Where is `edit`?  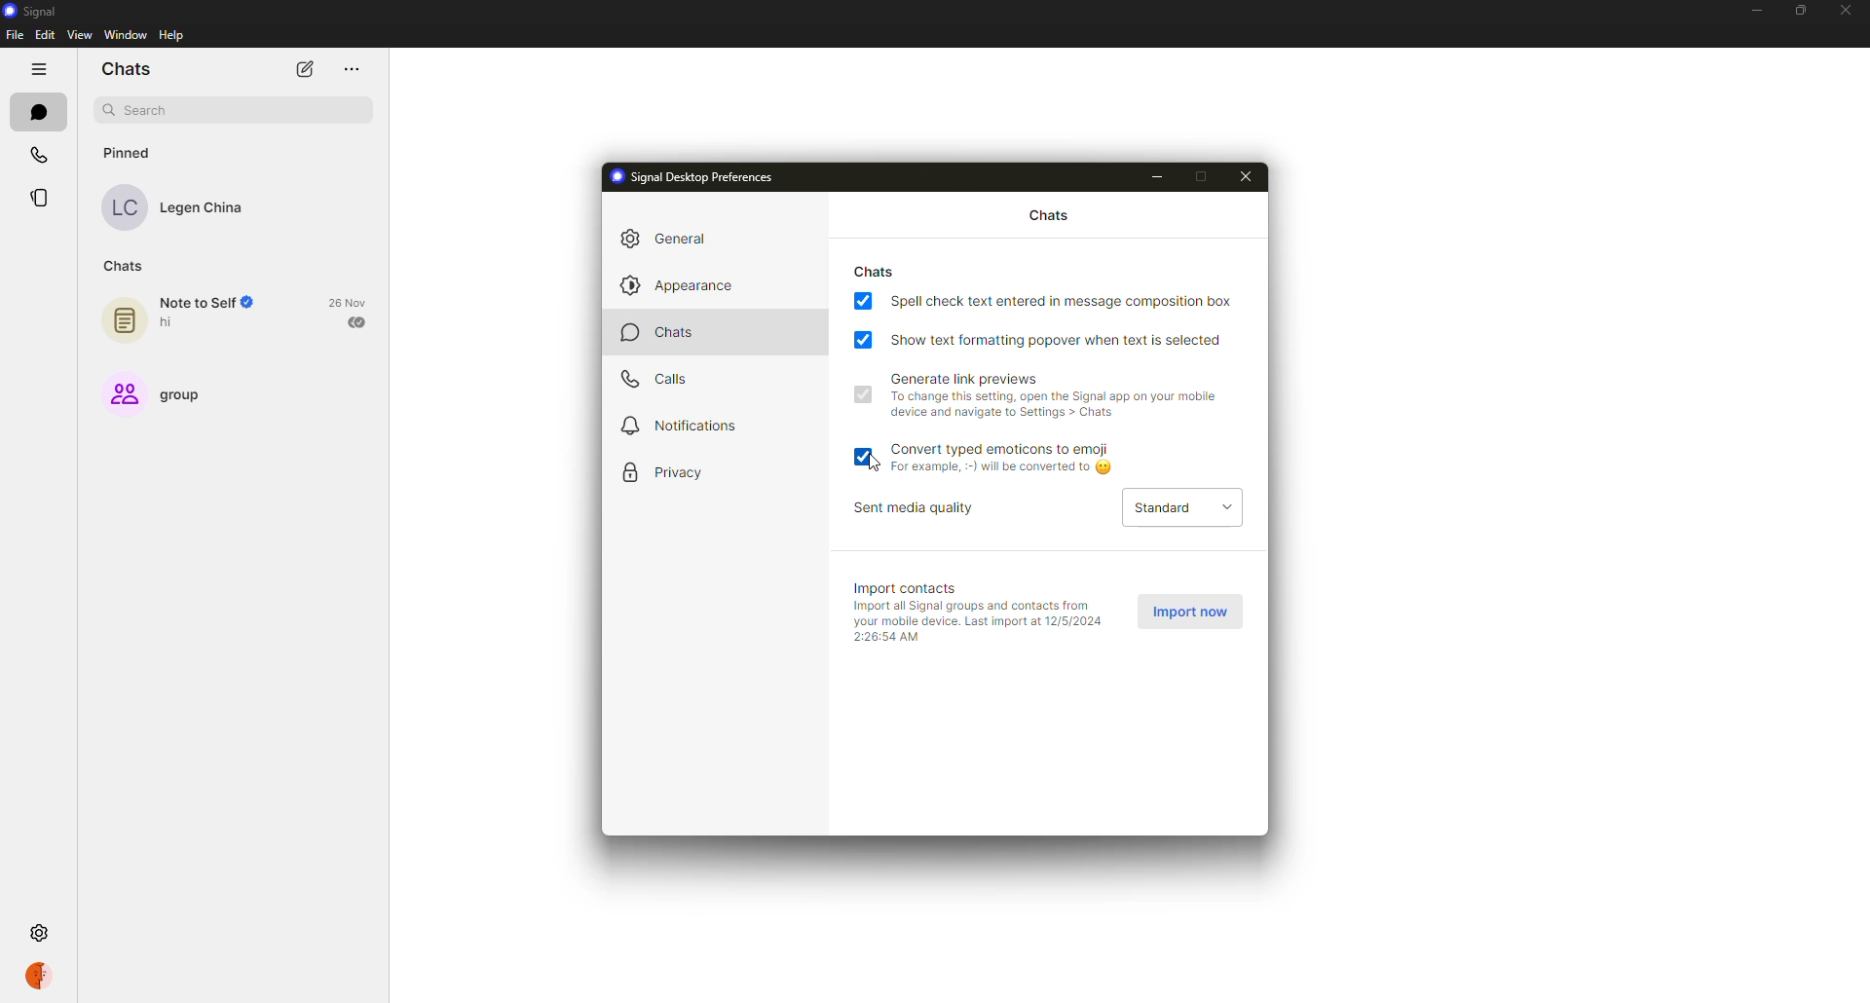
edit is located at coordinates (45, 34).